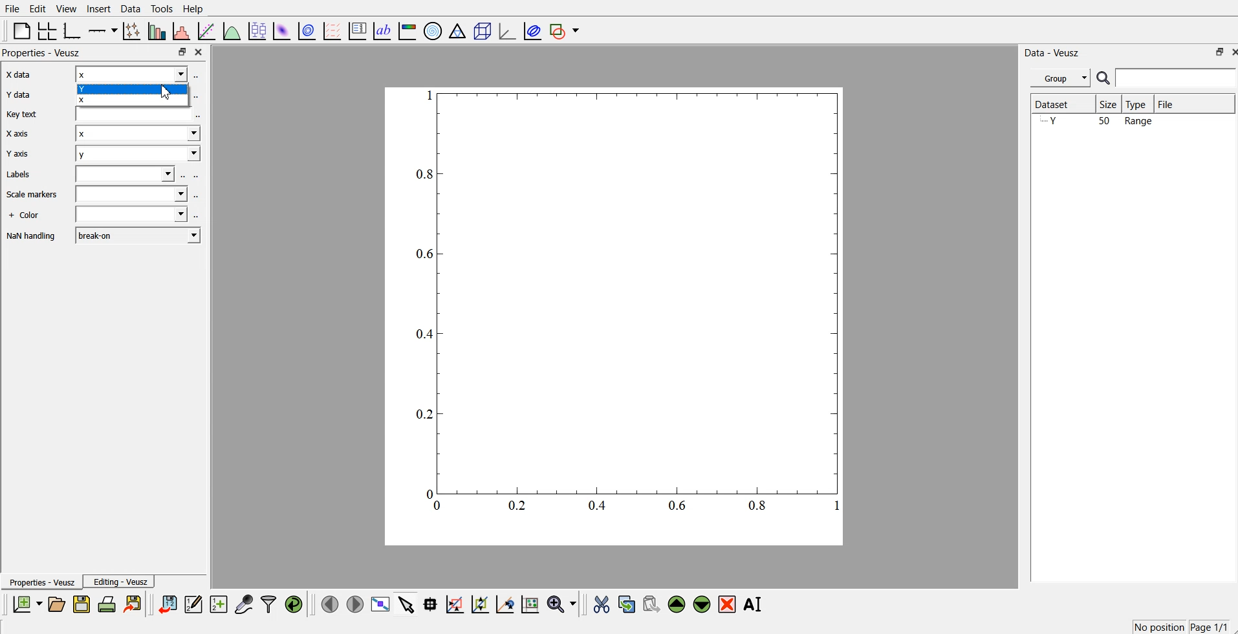  Describe the element at coordinates (58, 605) in the screenshot. I see `open document` at that location.